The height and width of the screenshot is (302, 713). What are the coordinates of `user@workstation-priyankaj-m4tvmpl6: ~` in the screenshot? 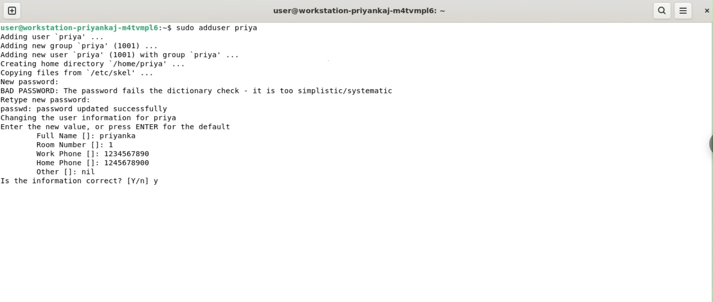 It's located at (359, 12).